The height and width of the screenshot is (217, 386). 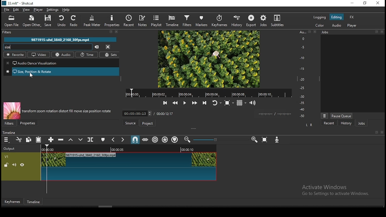 What do you see at coordinates (6, 9) in the screenshot?
I see `file` at bounding box center [6, 9].